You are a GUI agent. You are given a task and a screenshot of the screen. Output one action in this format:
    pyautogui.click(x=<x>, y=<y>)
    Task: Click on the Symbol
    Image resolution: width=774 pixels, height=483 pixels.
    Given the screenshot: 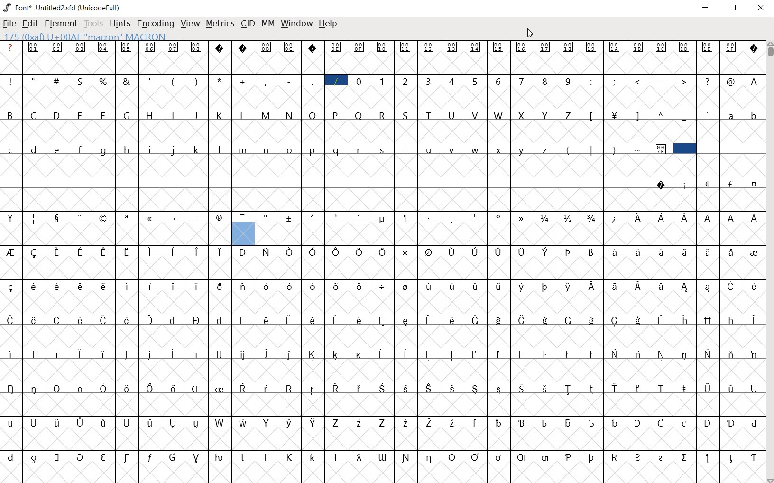 What is the action you would take?
    pyautogui.click(x=731, y=354)
    